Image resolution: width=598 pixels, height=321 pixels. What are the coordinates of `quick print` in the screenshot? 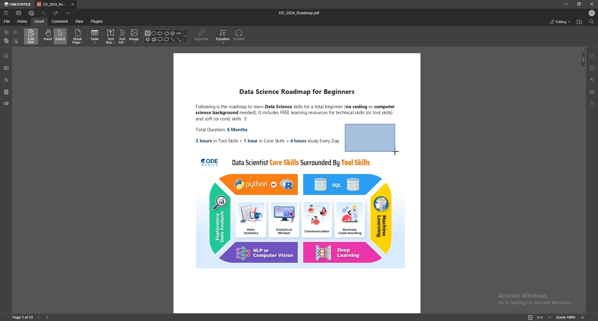 It's located at (33, 12).